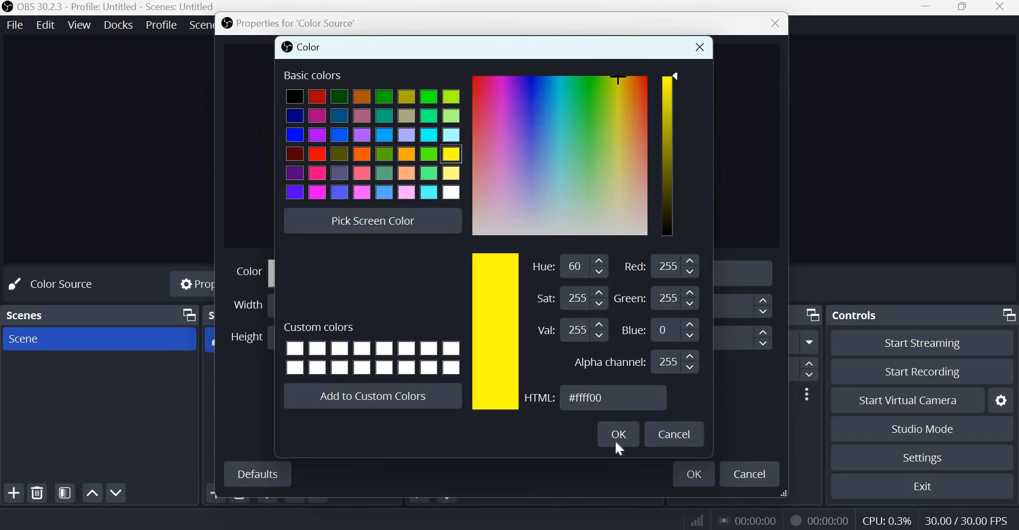  Describe the element at coordinates (611, 361) in the screenshot. I see `Alpha channel: ` at that location.